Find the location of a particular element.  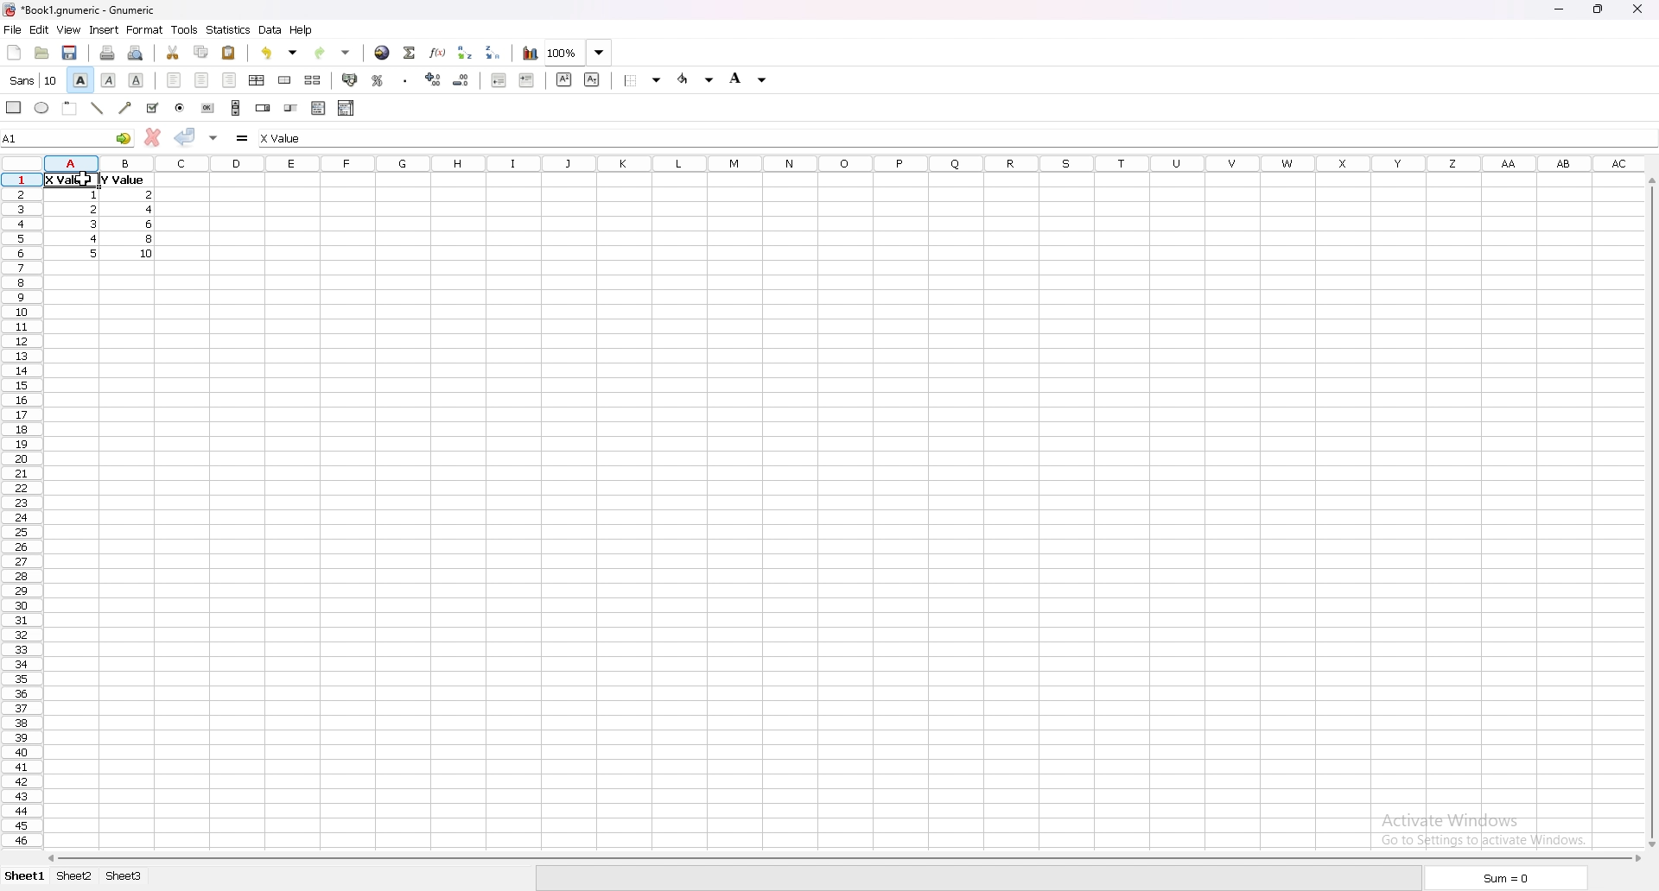

cell input is located at coordinates (298, 138).